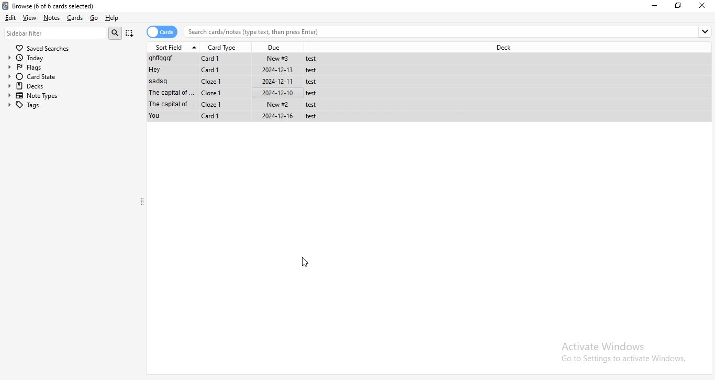 The height and width of the screenshot is (380, 715). Describe the element at coordinates (70, 86) in the screenshot. I see `decks` at that location.